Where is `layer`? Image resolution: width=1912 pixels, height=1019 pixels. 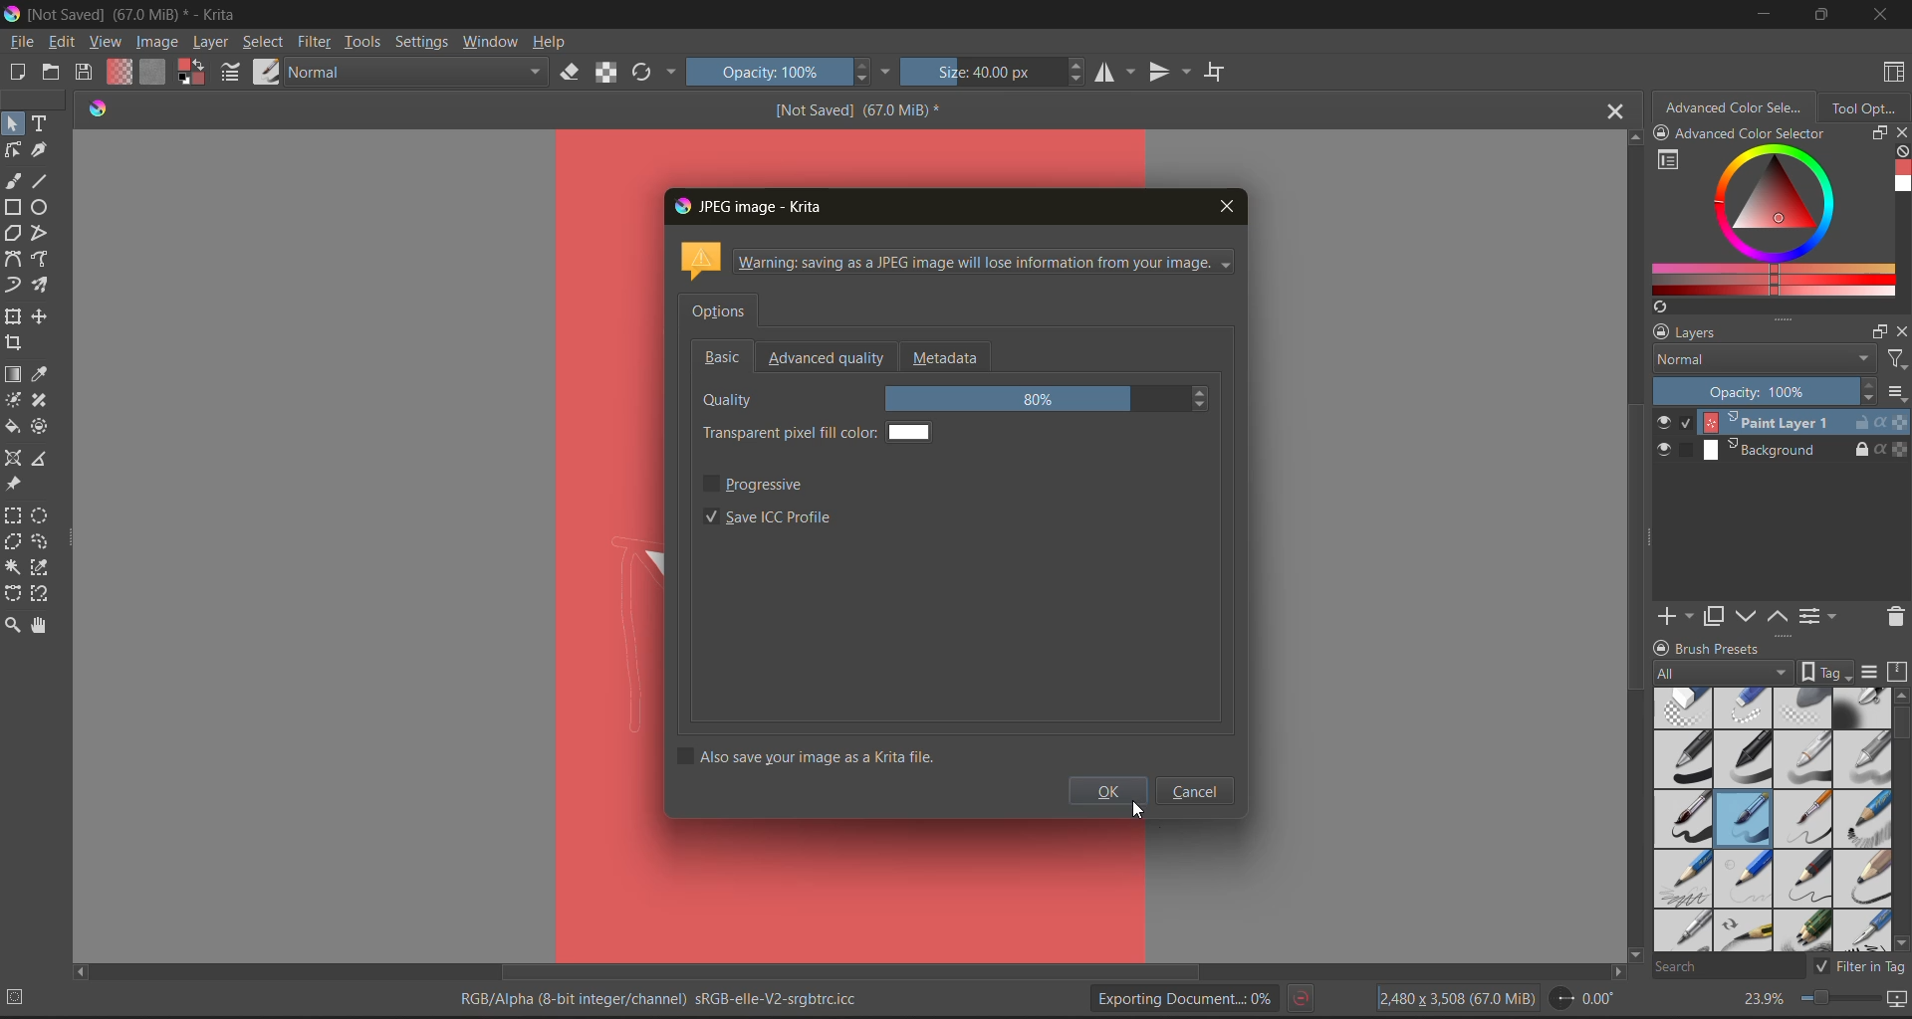
layer is located at coordinates (1780, 449).